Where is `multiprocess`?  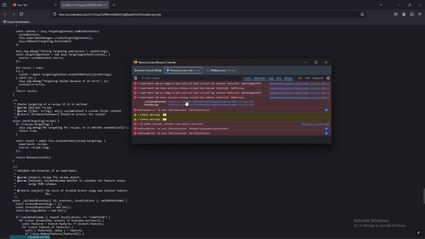
multiprocess is located at coordinates (222, 70).